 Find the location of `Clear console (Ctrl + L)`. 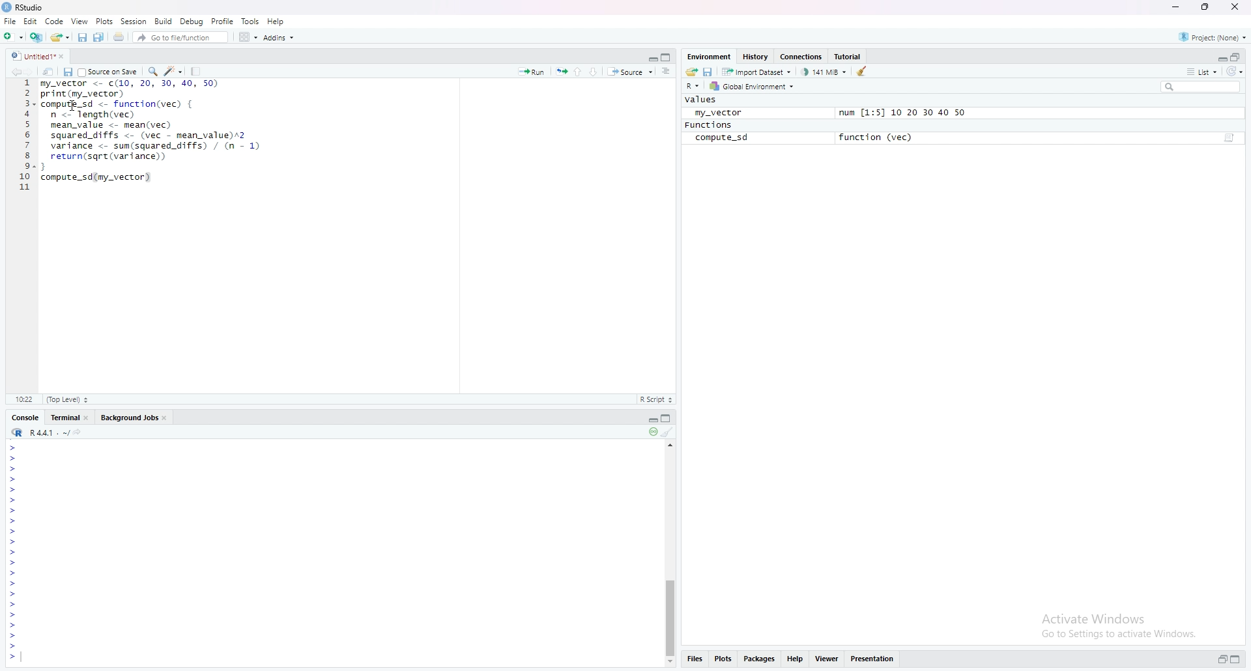

Clear console (Ctrl + L) is located at coordinates (669, 433).